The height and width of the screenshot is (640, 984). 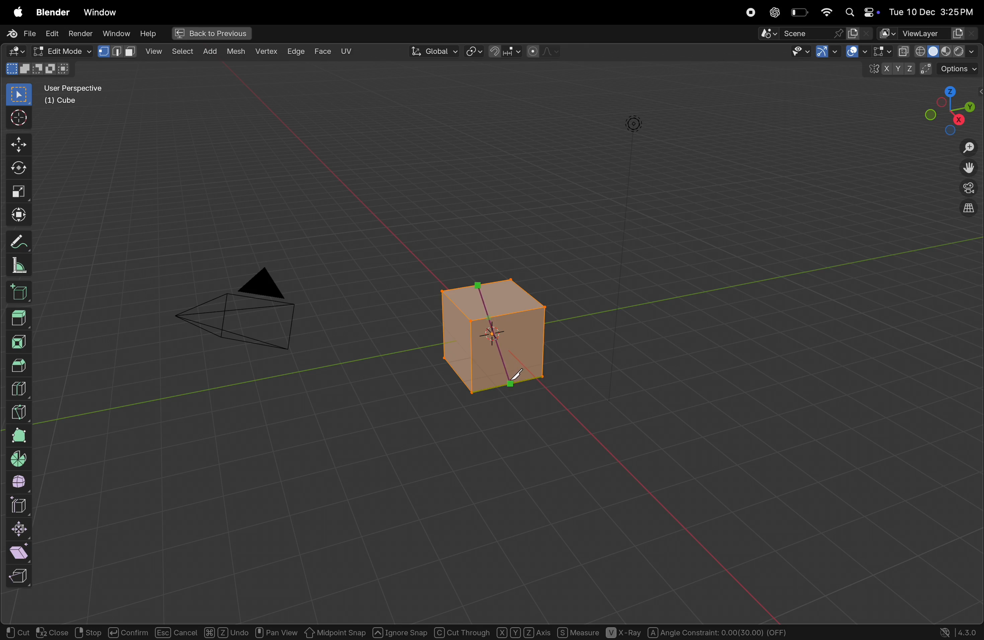 I want to click on View, so click(x=119, y=51).